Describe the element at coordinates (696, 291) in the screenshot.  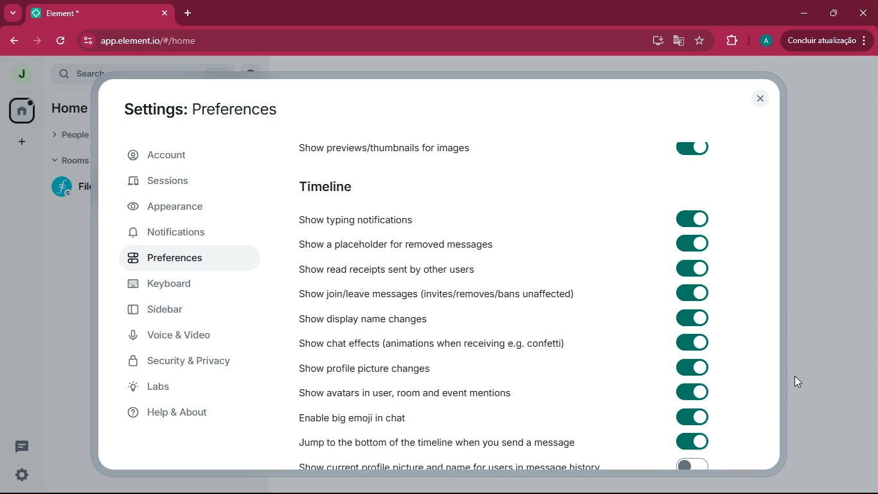
I see `toggle on ` at that location.